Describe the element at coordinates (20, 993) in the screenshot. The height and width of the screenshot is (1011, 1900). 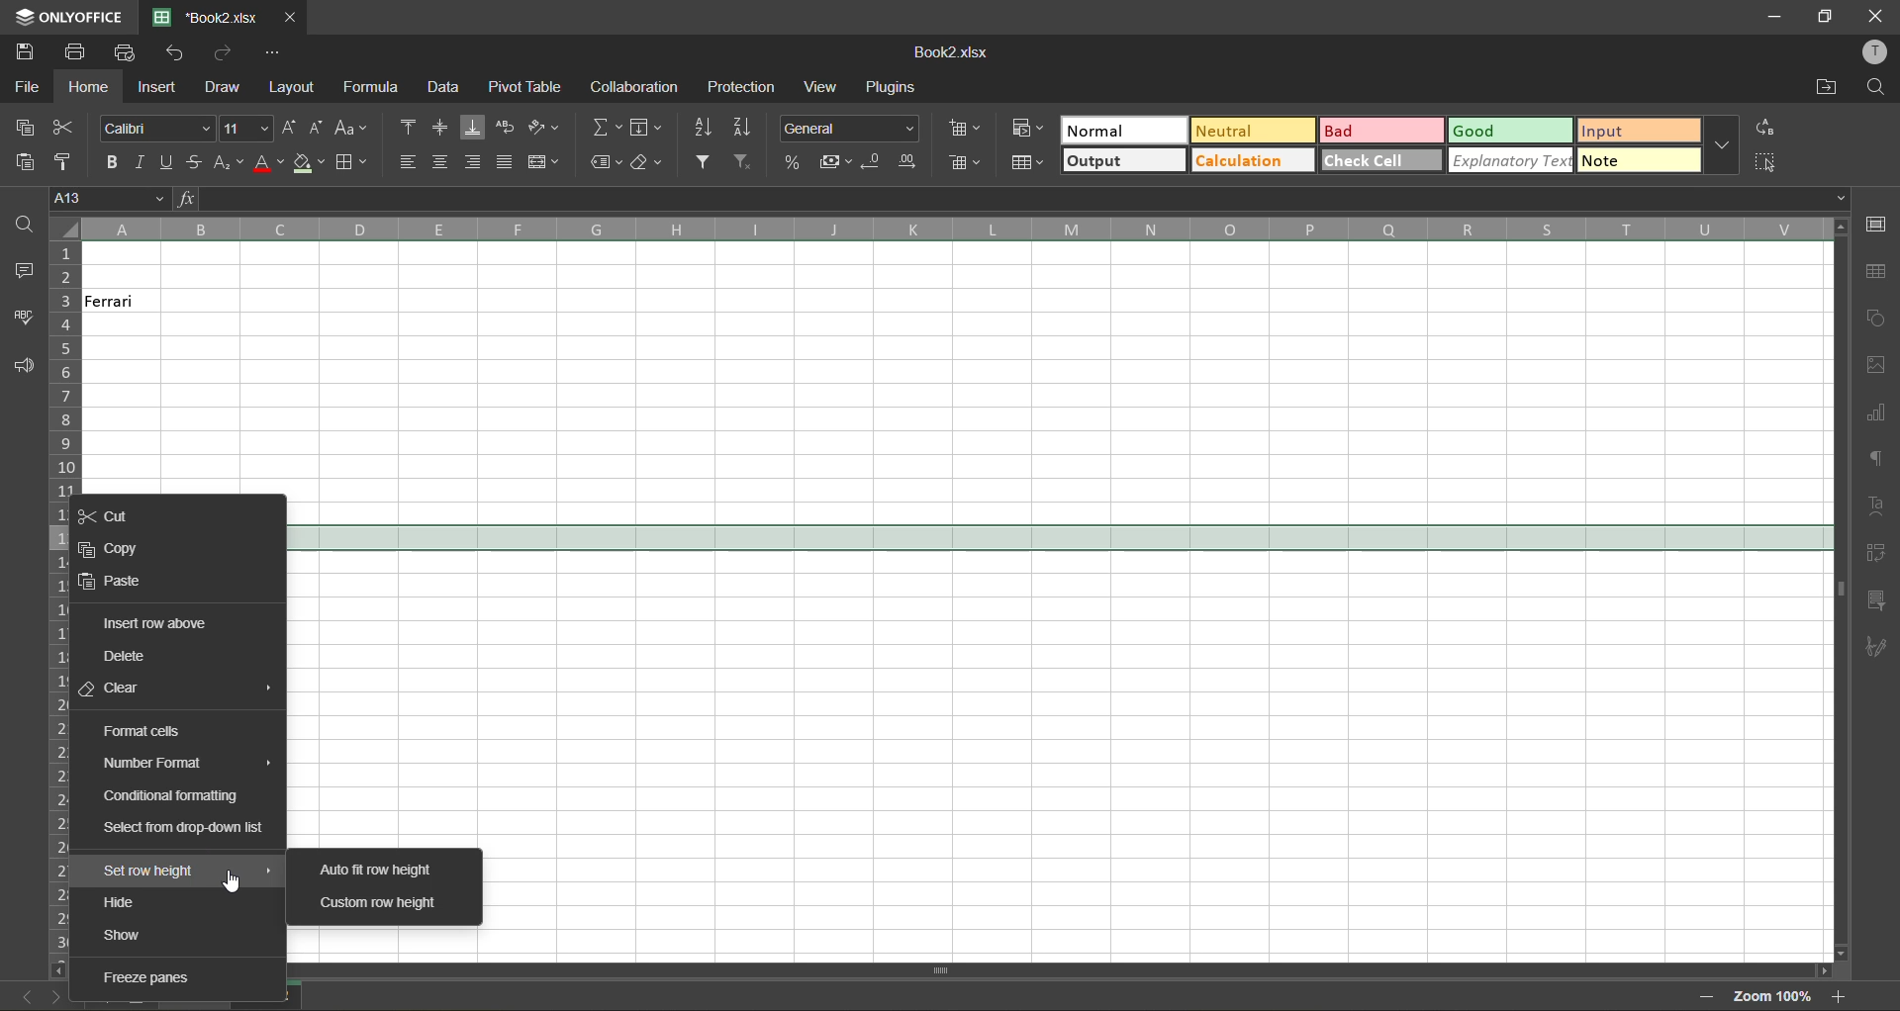
I see `previous` at that location.